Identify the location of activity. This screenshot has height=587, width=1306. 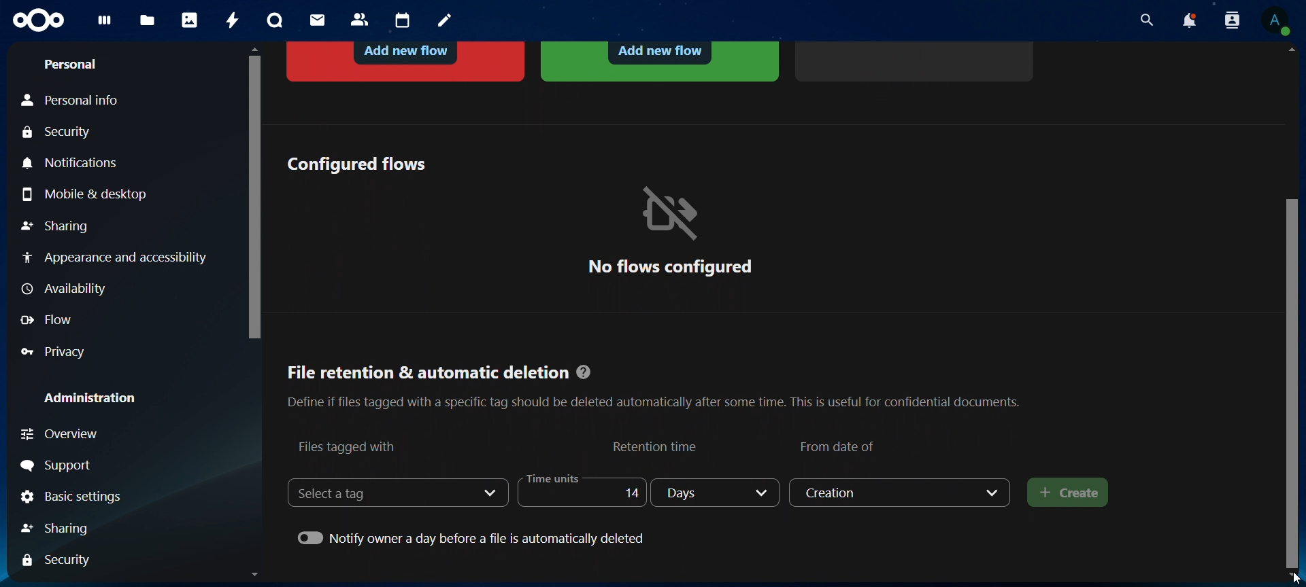
(234, 20).